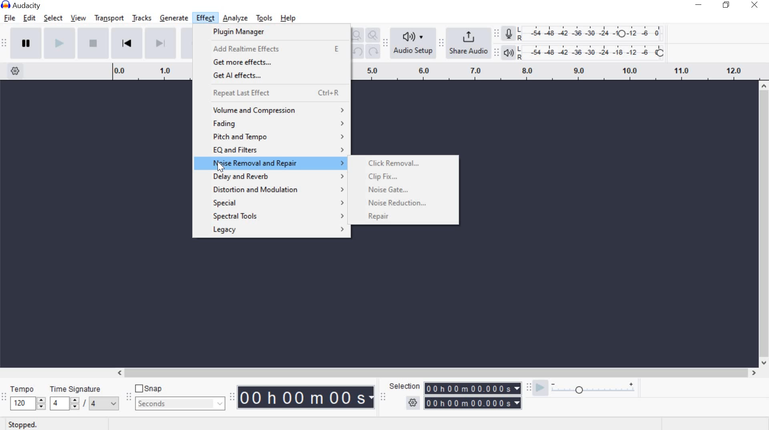 This screenshot has width=769, height=430. Describe the element at coordinates (508, 53) in the screenshot. I see `Playback meter` at that location.